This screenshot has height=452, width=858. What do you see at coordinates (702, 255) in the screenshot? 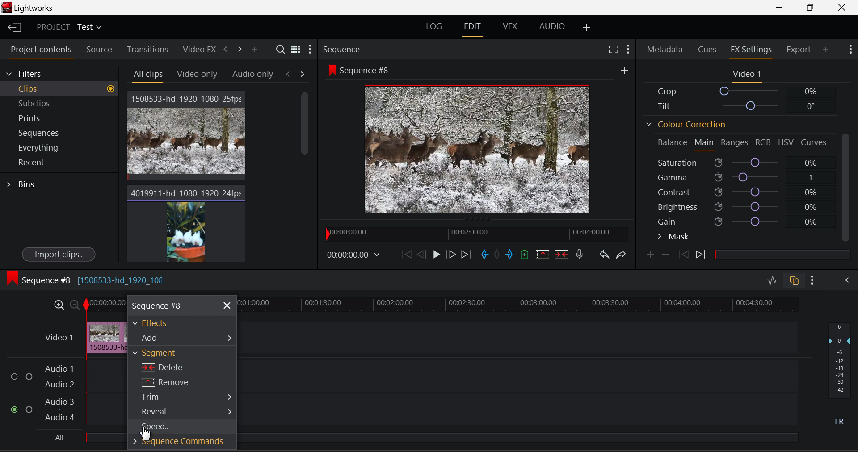
I see `Next Keyframe` at bounding box center [702, 255].